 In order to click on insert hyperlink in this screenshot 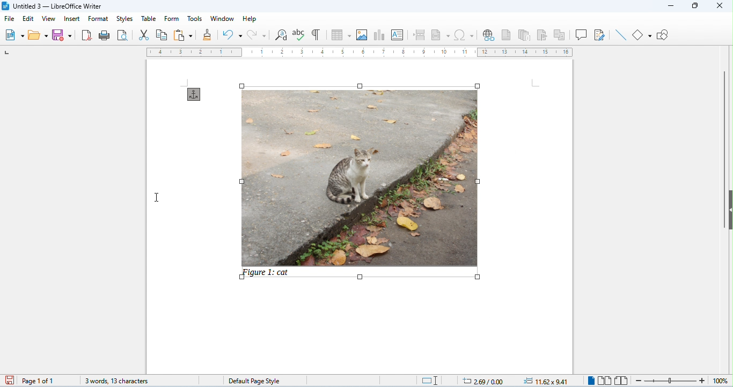, I will do `click(489, 36)`.